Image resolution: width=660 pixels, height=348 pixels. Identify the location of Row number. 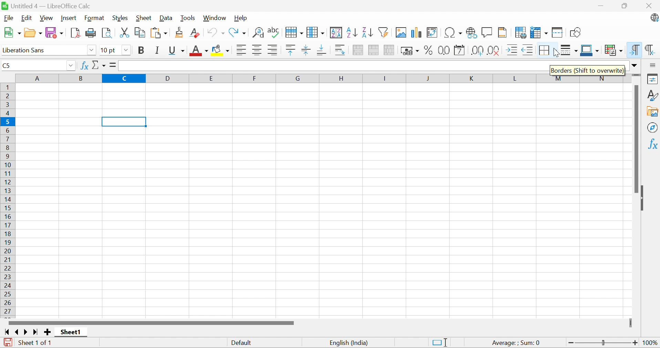
(8, 200).